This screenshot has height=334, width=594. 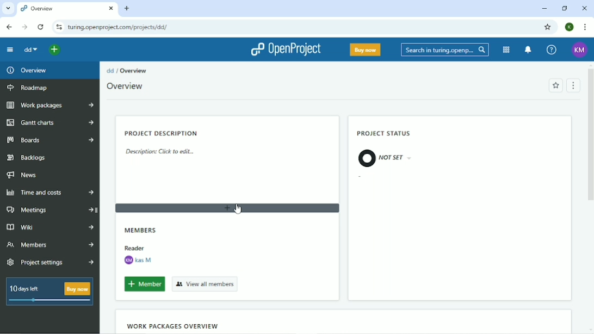 What do you see at coordinates (287, 50) in the screenshot?
I see `OpenProject` at bounding box center [287, 50].